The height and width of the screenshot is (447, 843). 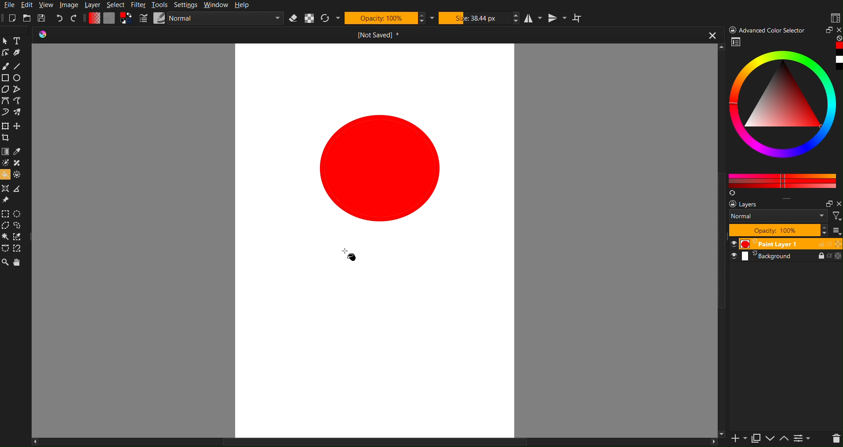 I want to click on Horizontal Scroll Bar, so click(x=372, y=440).